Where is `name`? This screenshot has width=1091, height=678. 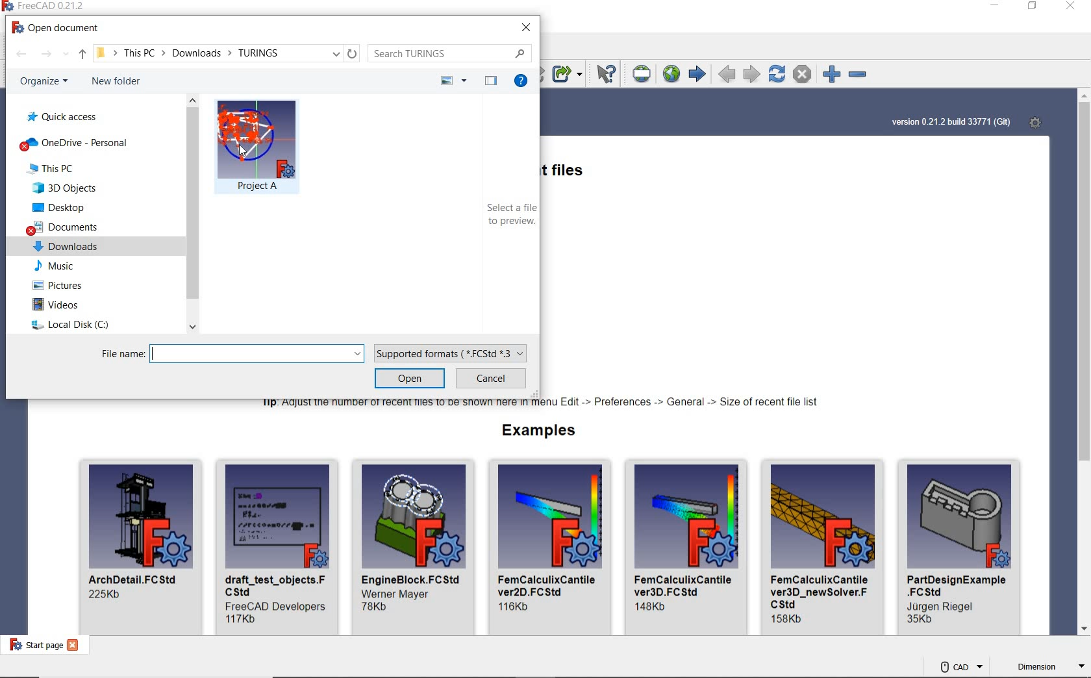
name is located at coordinates (821, 590).